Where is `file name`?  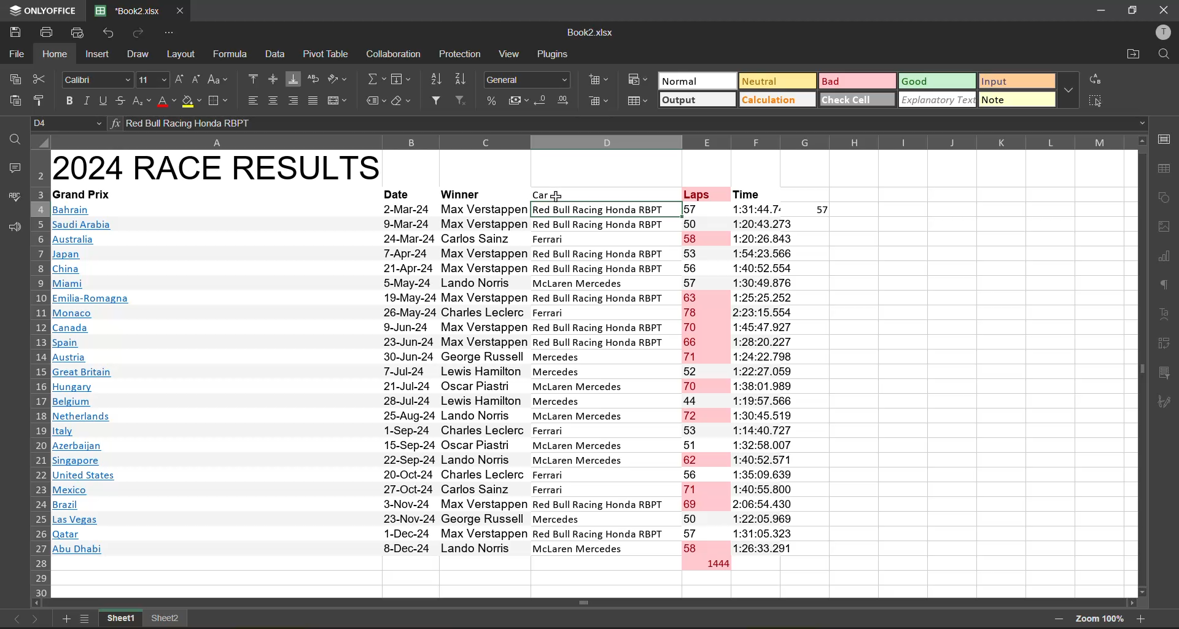 file name is located at coordinates (590, 32).